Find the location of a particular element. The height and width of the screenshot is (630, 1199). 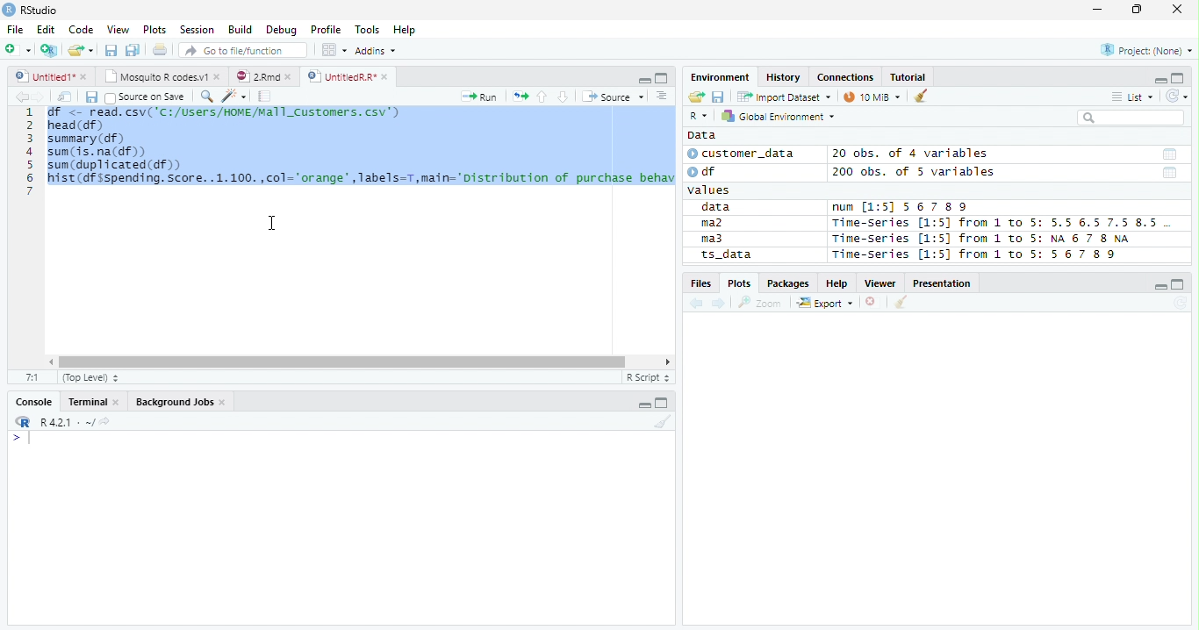

Console is located at coordinates (34, 400).